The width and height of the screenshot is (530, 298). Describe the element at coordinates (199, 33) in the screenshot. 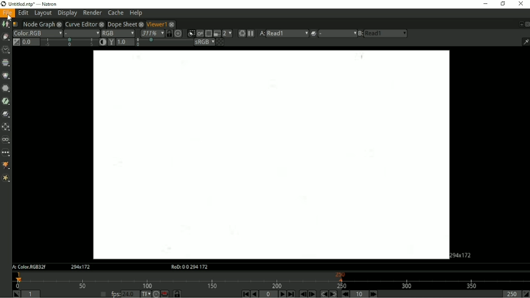

I see `Render image` at that location.